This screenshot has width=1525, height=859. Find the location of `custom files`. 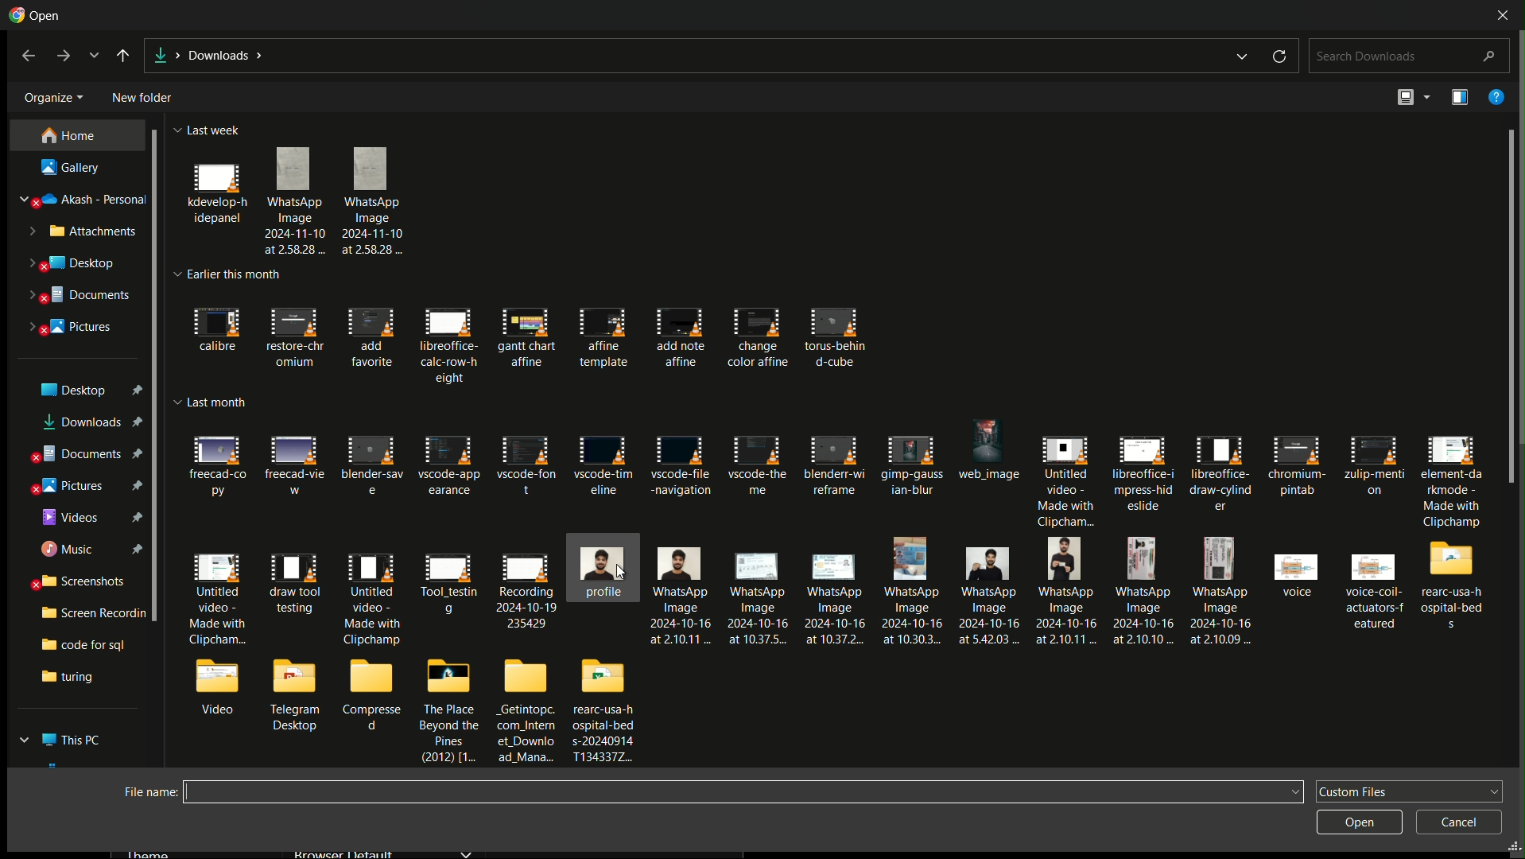

custom files is located at coordinates (1409, 791).